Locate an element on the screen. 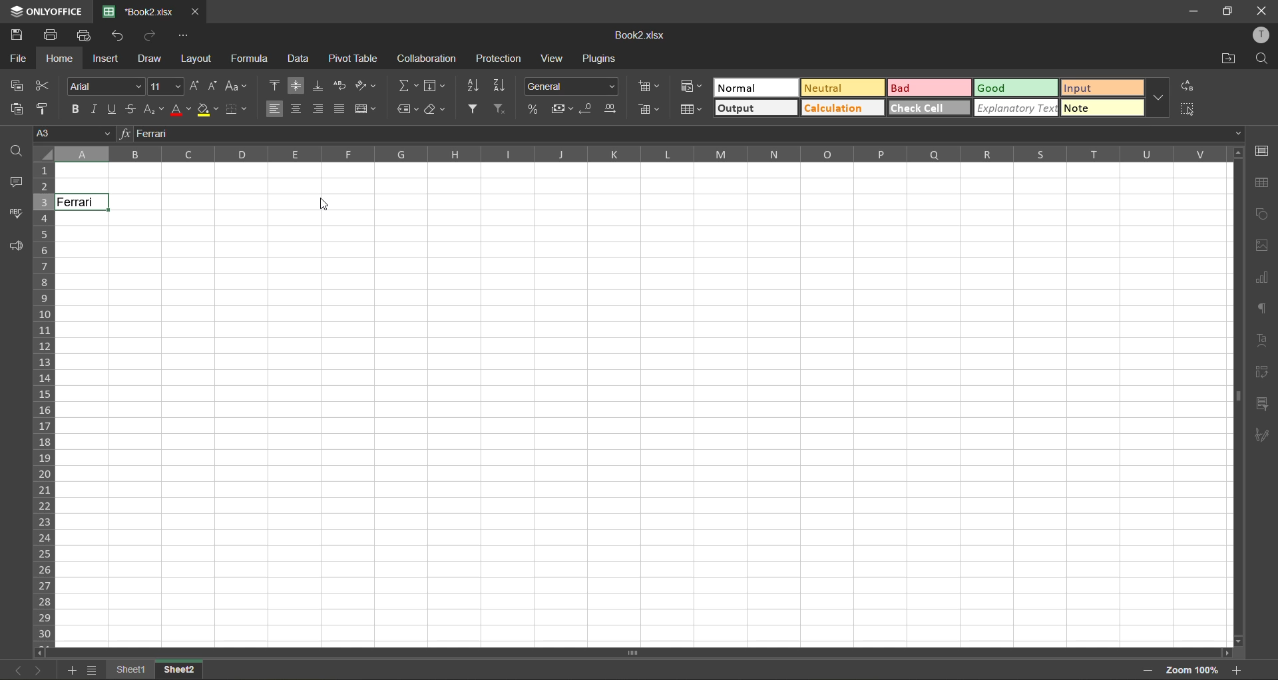 The width and height of the screenshot is (1278, 680). view is located at coordinates (555, 59).